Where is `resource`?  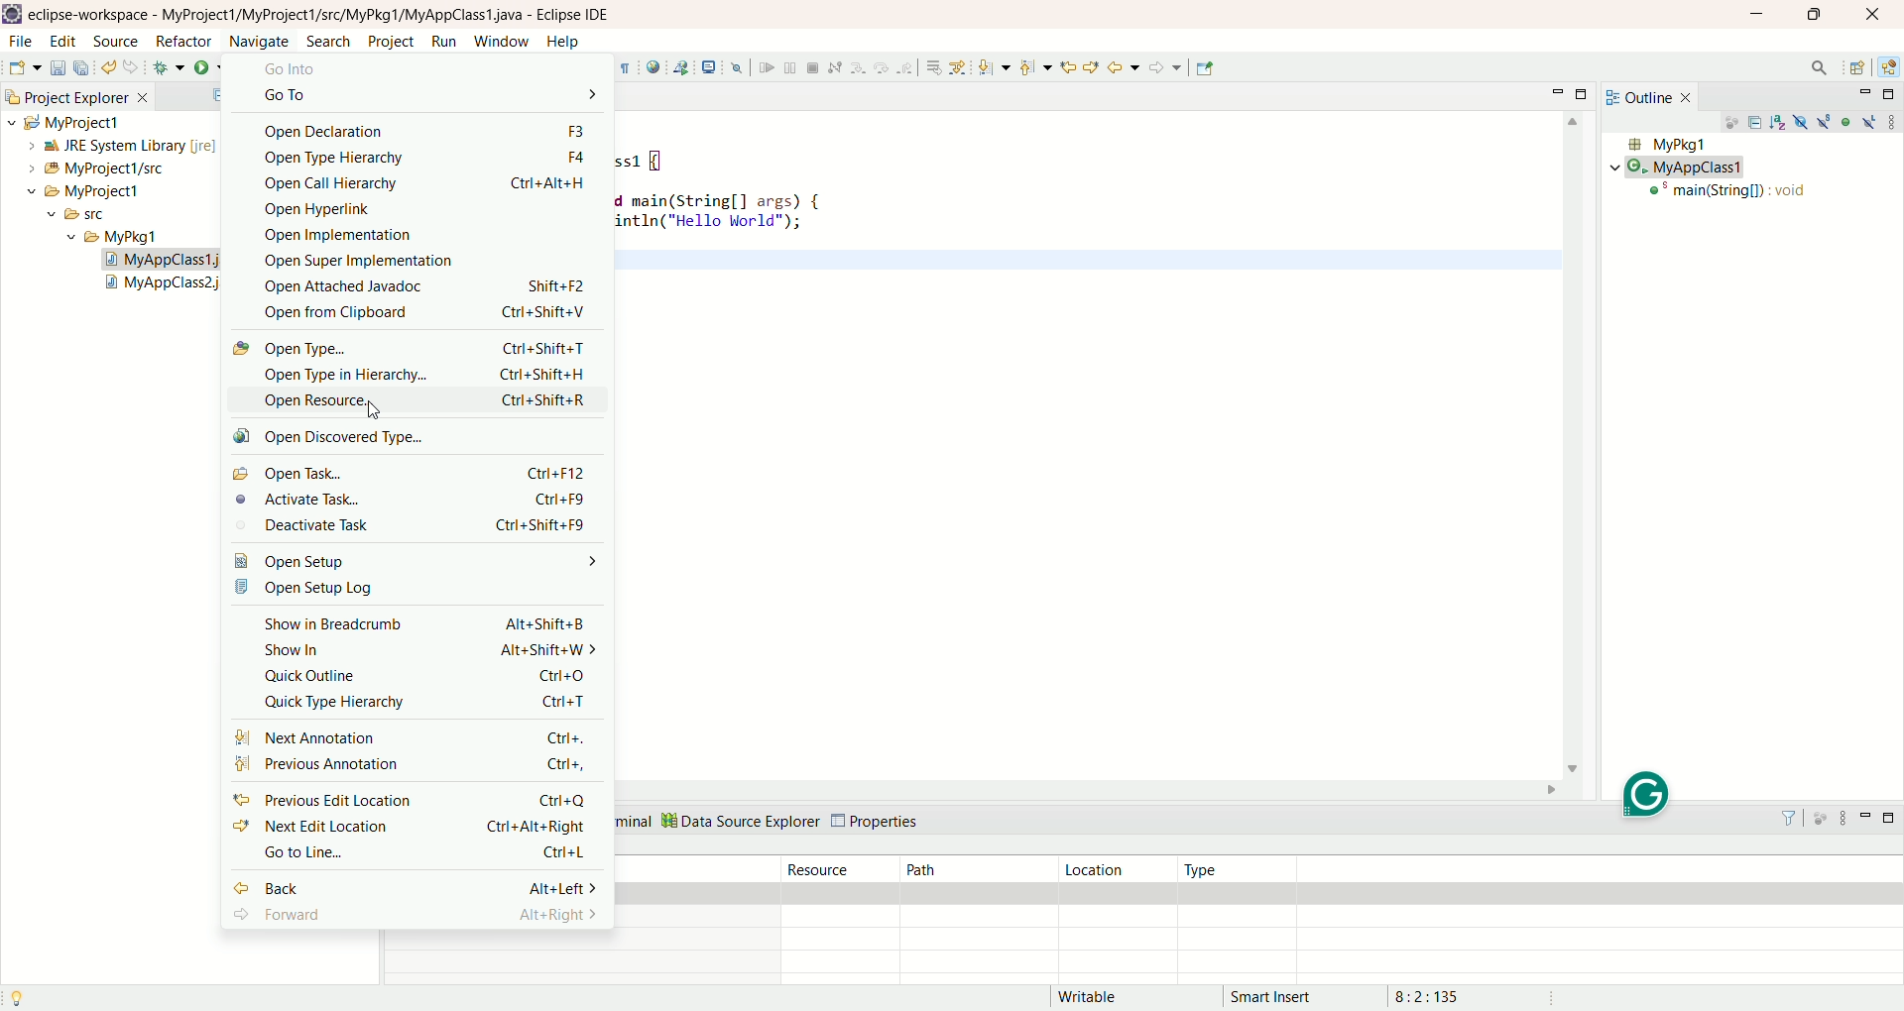 resource is located at coordinates (843, 868).